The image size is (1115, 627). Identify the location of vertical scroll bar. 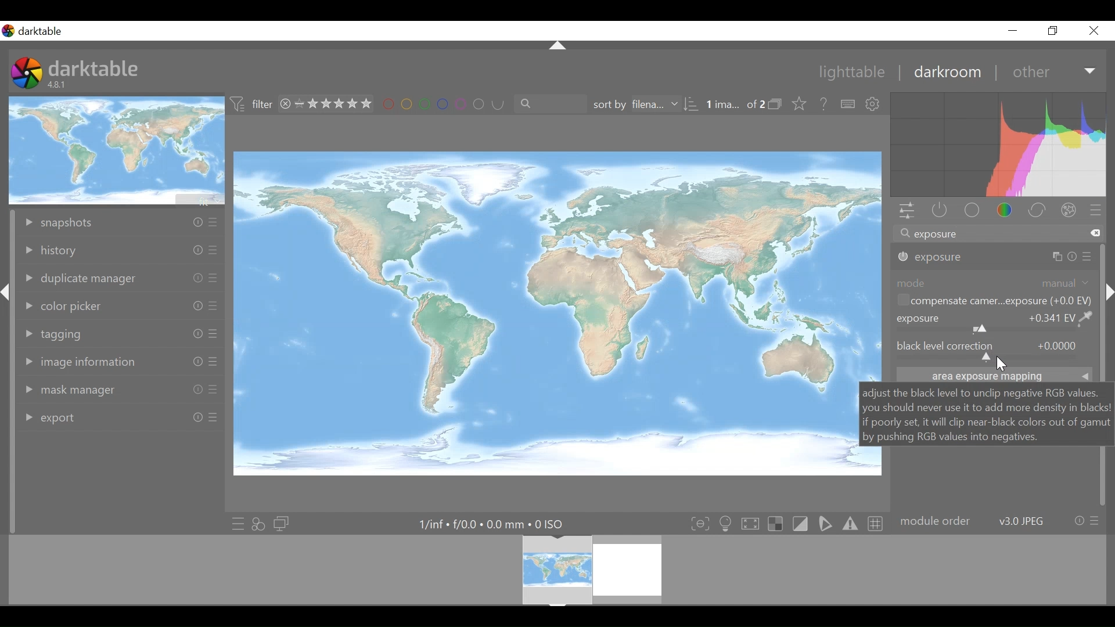
(1107, 291).